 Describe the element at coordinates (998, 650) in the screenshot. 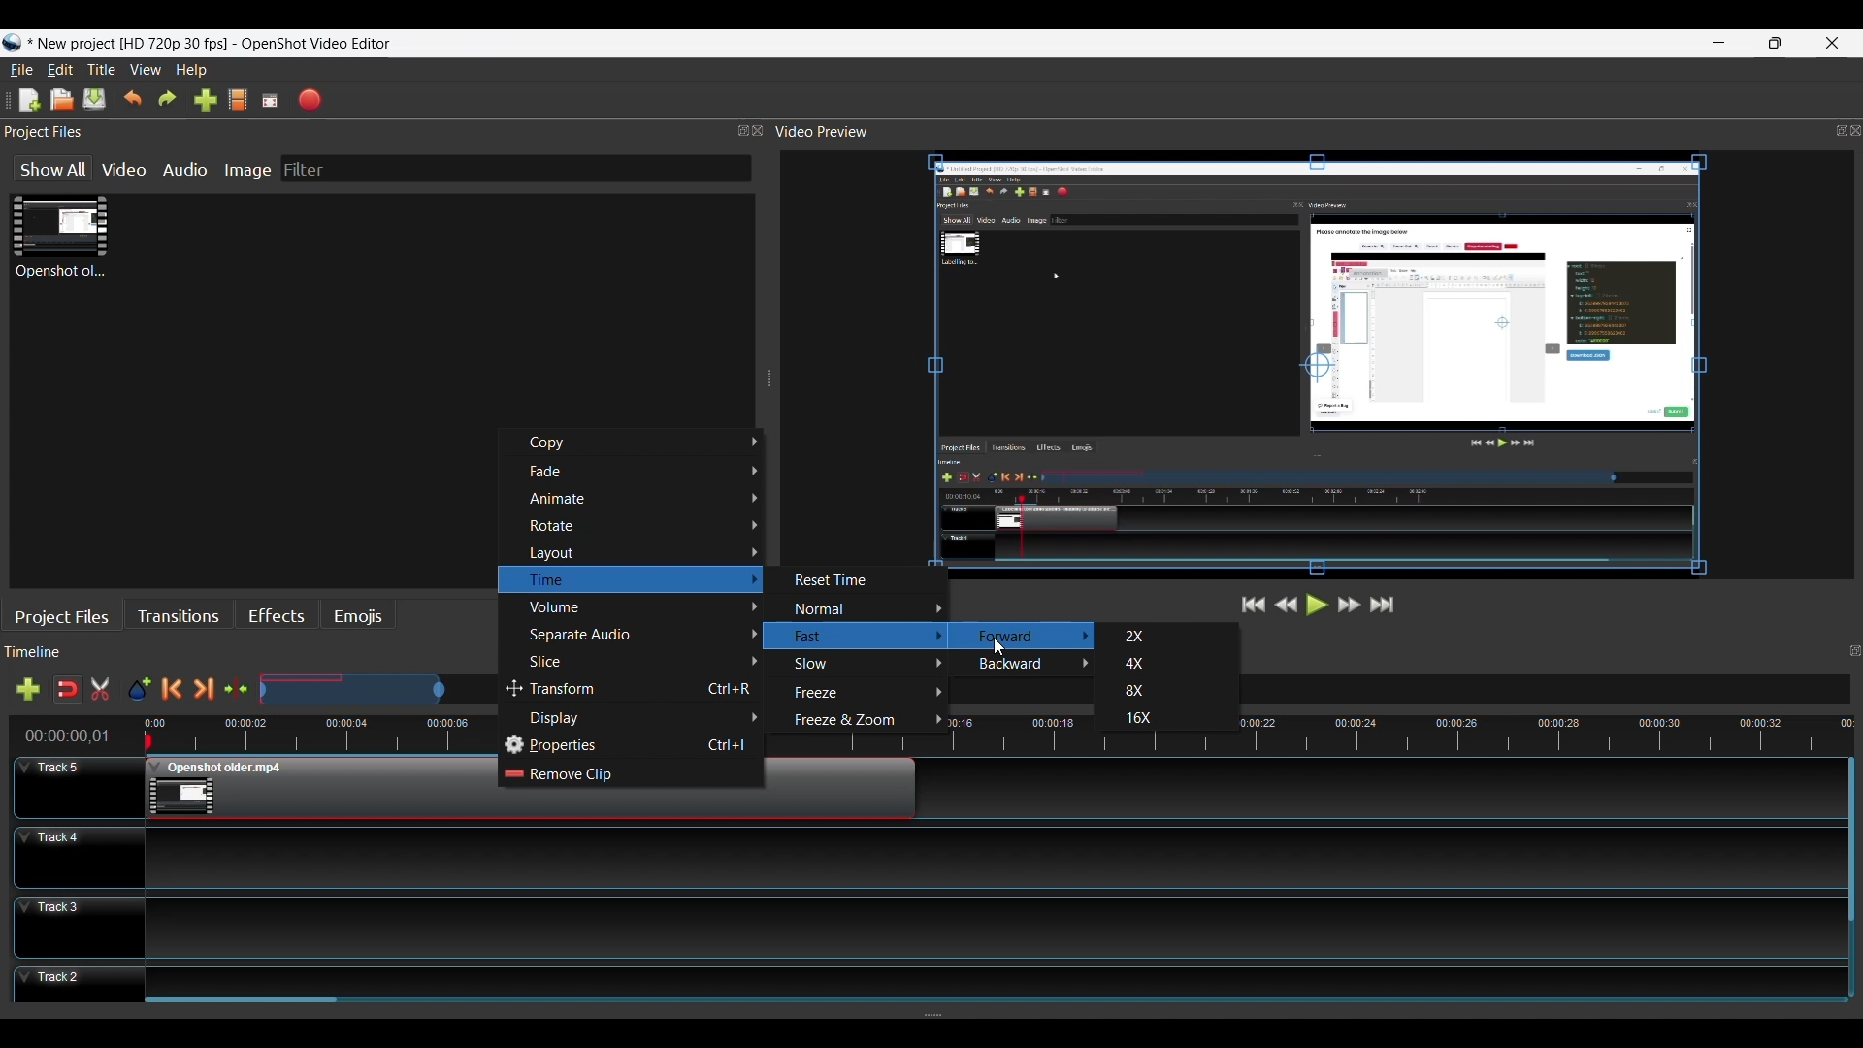

I see `Cursor` at that location.